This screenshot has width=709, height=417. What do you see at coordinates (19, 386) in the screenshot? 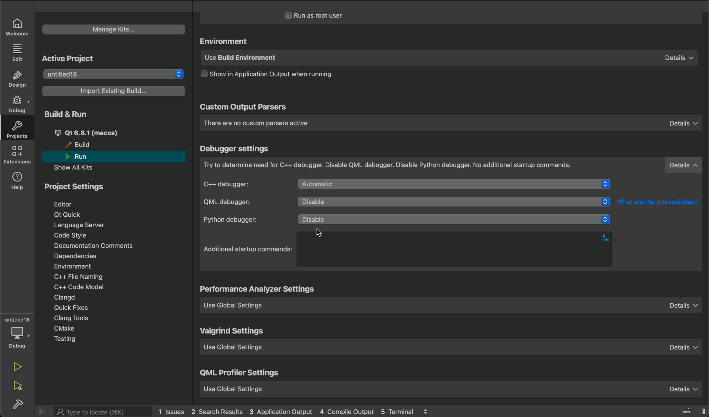
I see `run debug` at bounding box center [19, 386].